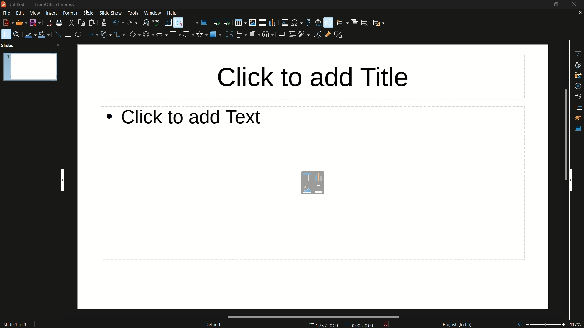 This screenshot has height=328, width=584. I want to click on slide number, so click(14, 324).